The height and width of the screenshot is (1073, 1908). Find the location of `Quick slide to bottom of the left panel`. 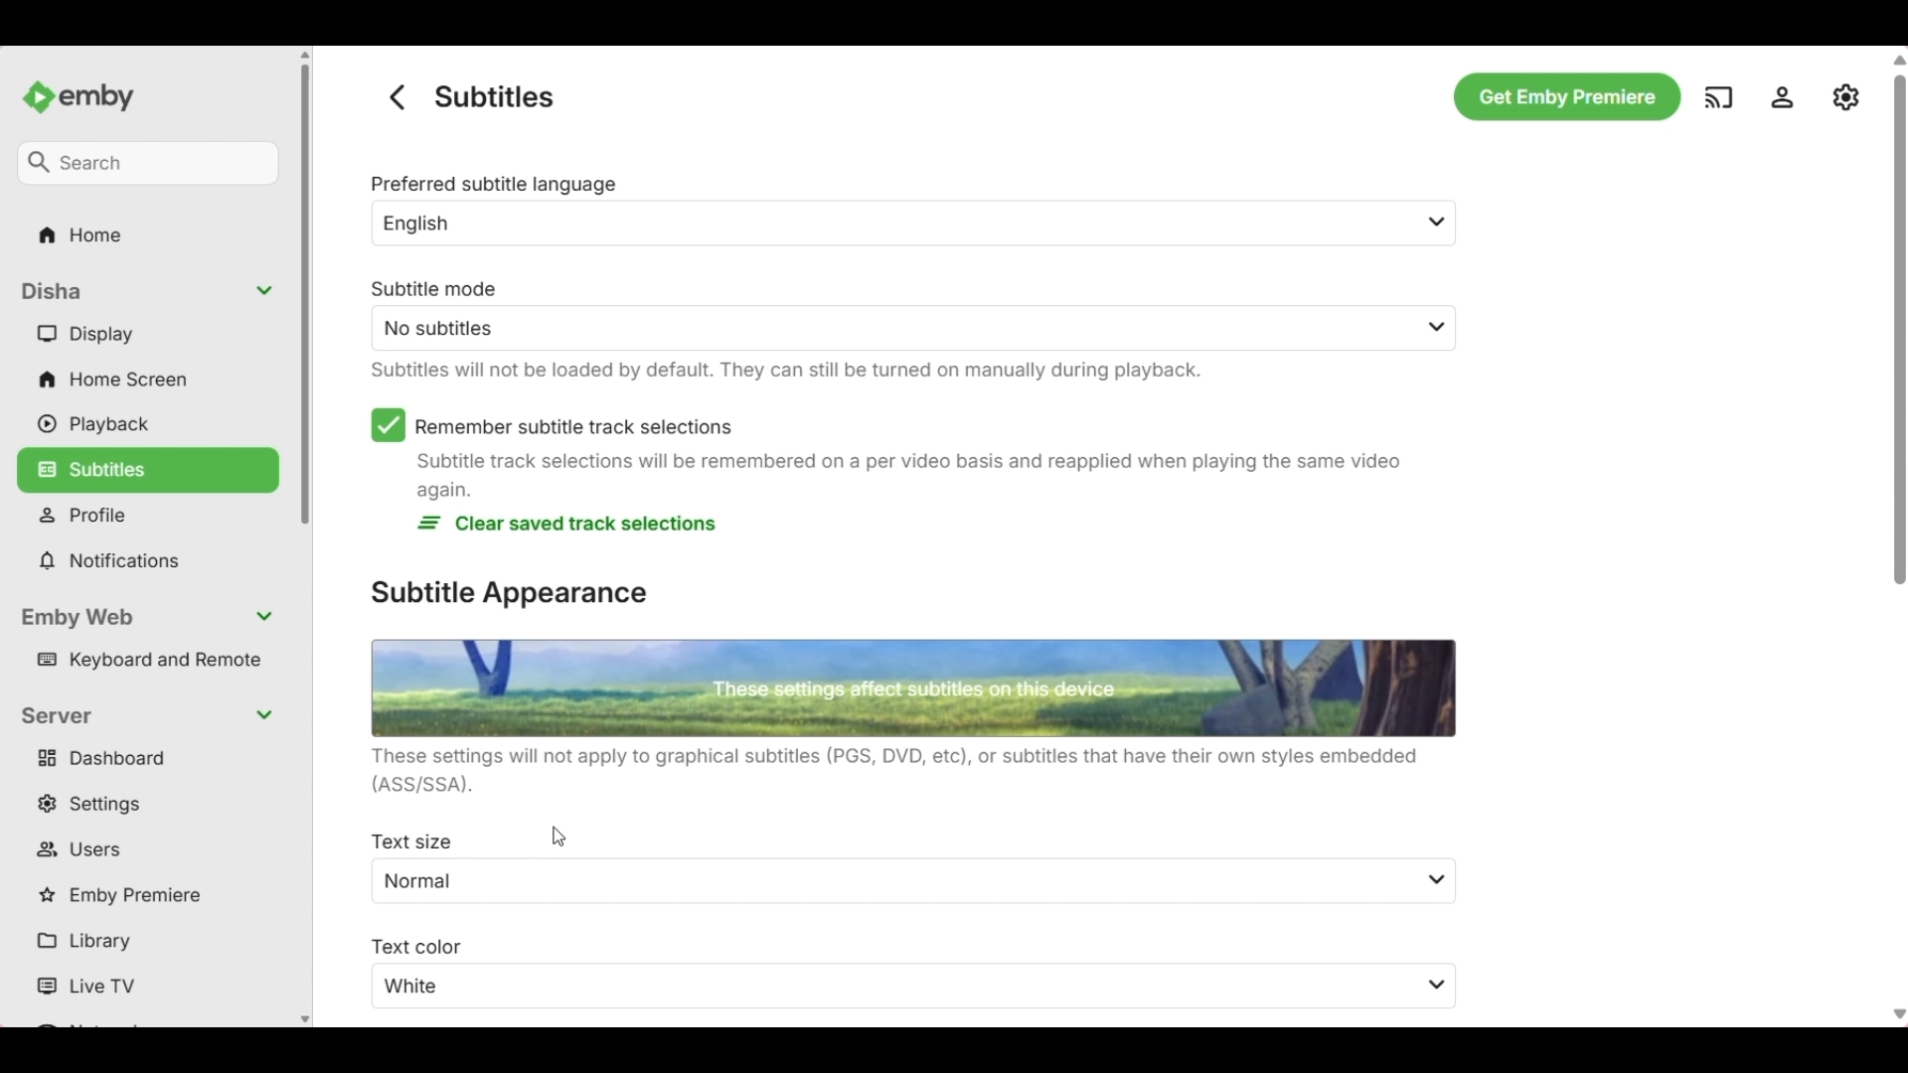

Quick slide to bottom of the left panel is located at coordinates (305, 1020).